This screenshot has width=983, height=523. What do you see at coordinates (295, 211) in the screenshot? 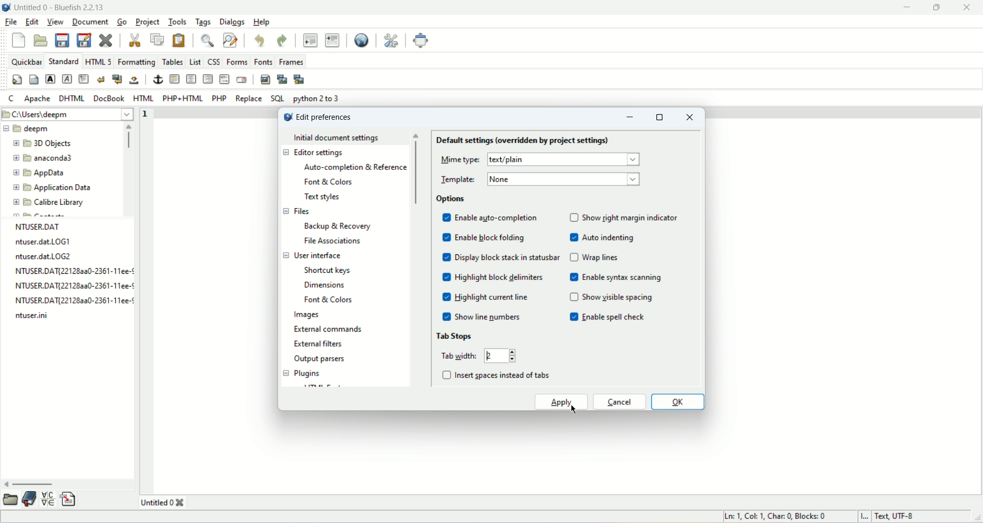
I see `files` at bounding box center [295, 211].